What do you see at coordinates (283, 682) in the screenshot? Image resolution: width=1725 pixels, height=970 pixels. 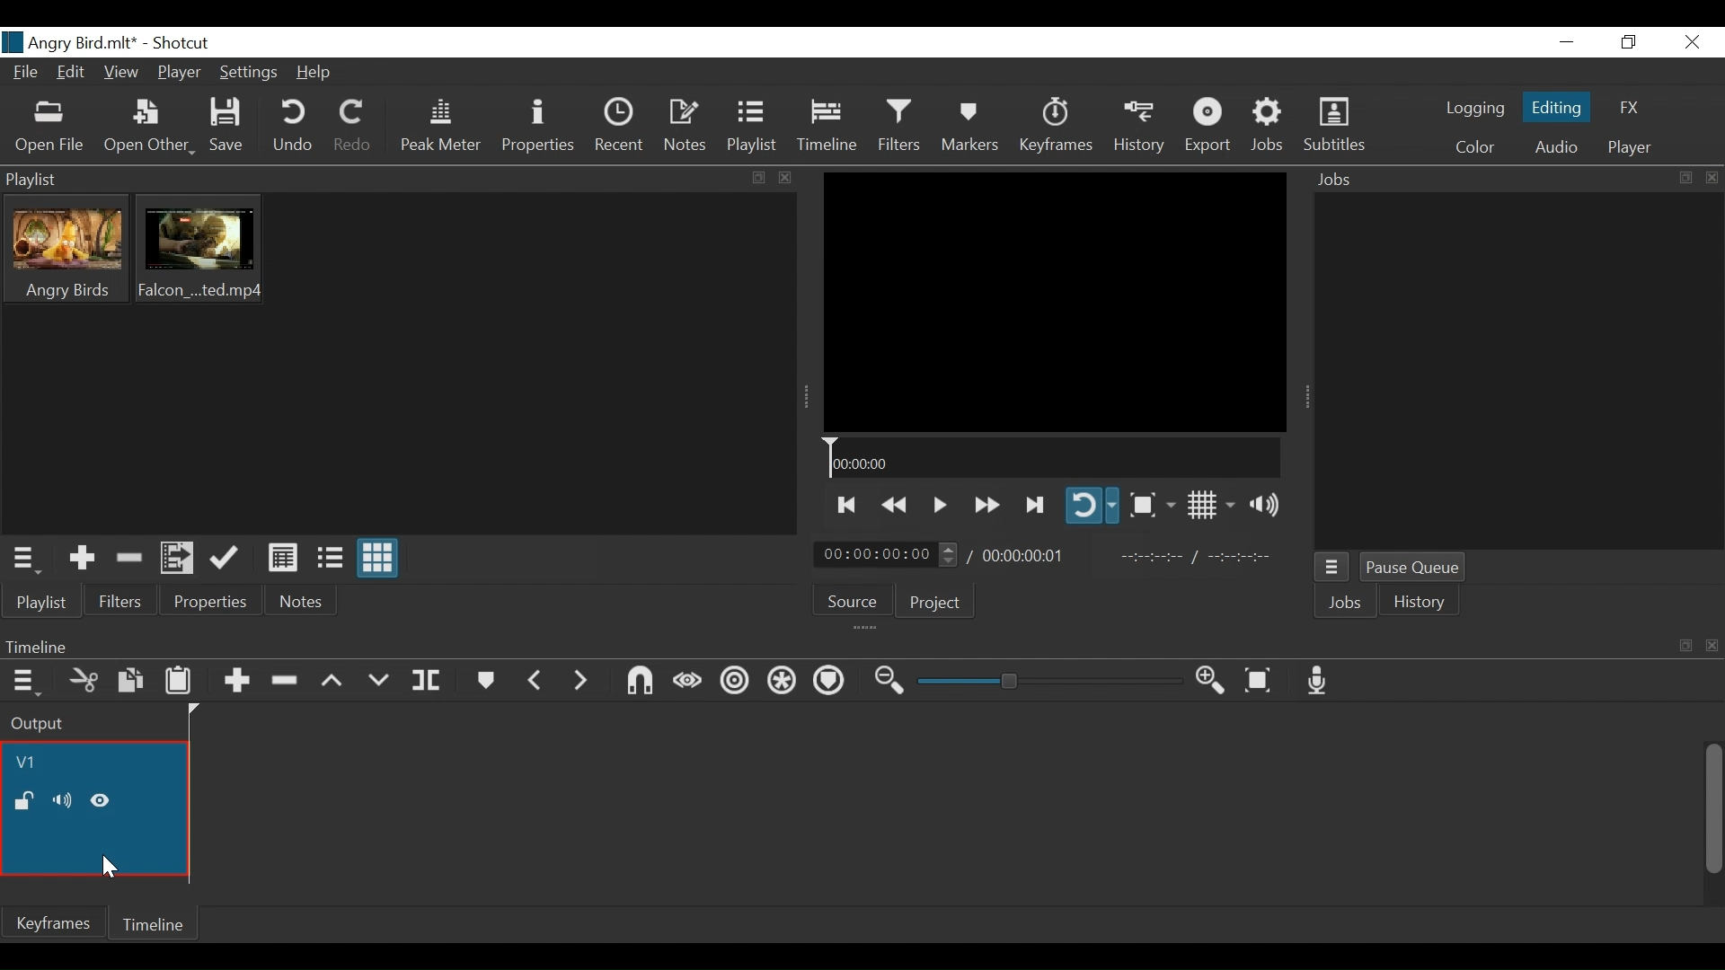 I see `Ripple Delete` at bounding box center [283, 682].